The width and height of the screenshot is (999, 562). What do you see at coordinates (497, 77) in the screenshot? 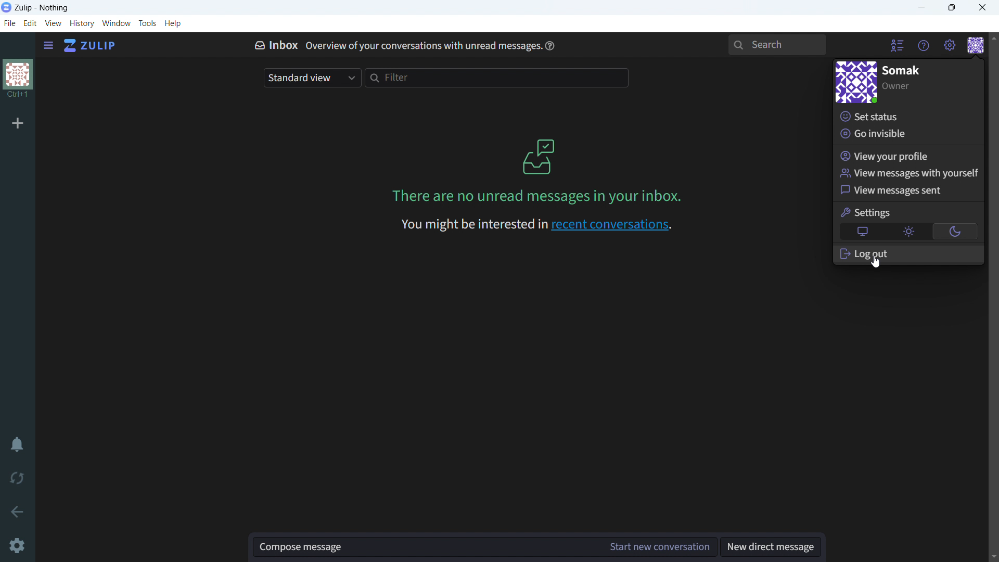
I see `filter` at bounding box center [497, 77].